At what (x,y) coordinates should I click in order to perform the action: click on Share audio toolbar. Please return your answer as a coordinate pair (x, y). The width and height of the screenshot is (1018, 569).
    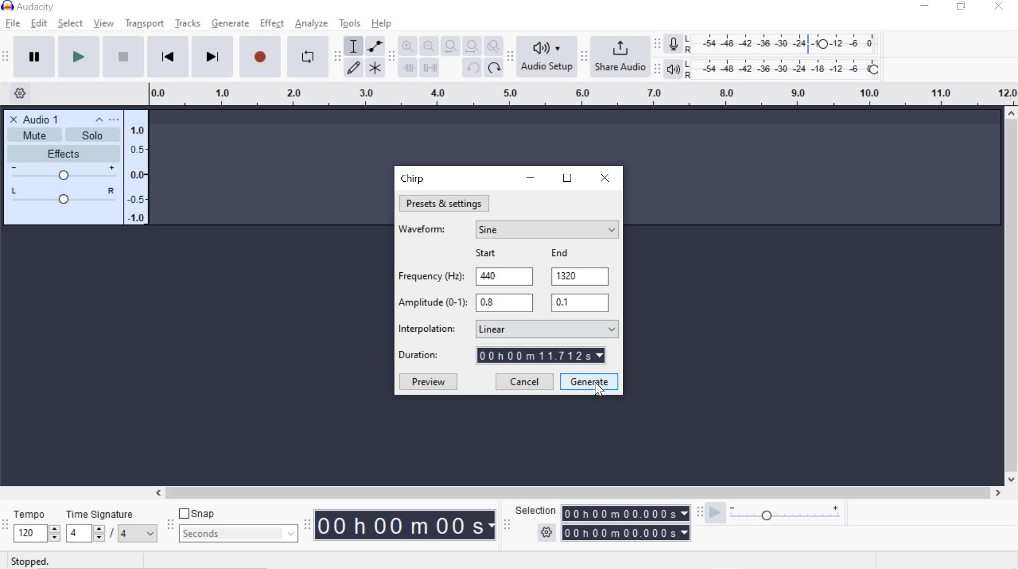
    Looking at the image, I should click on (583, 56).